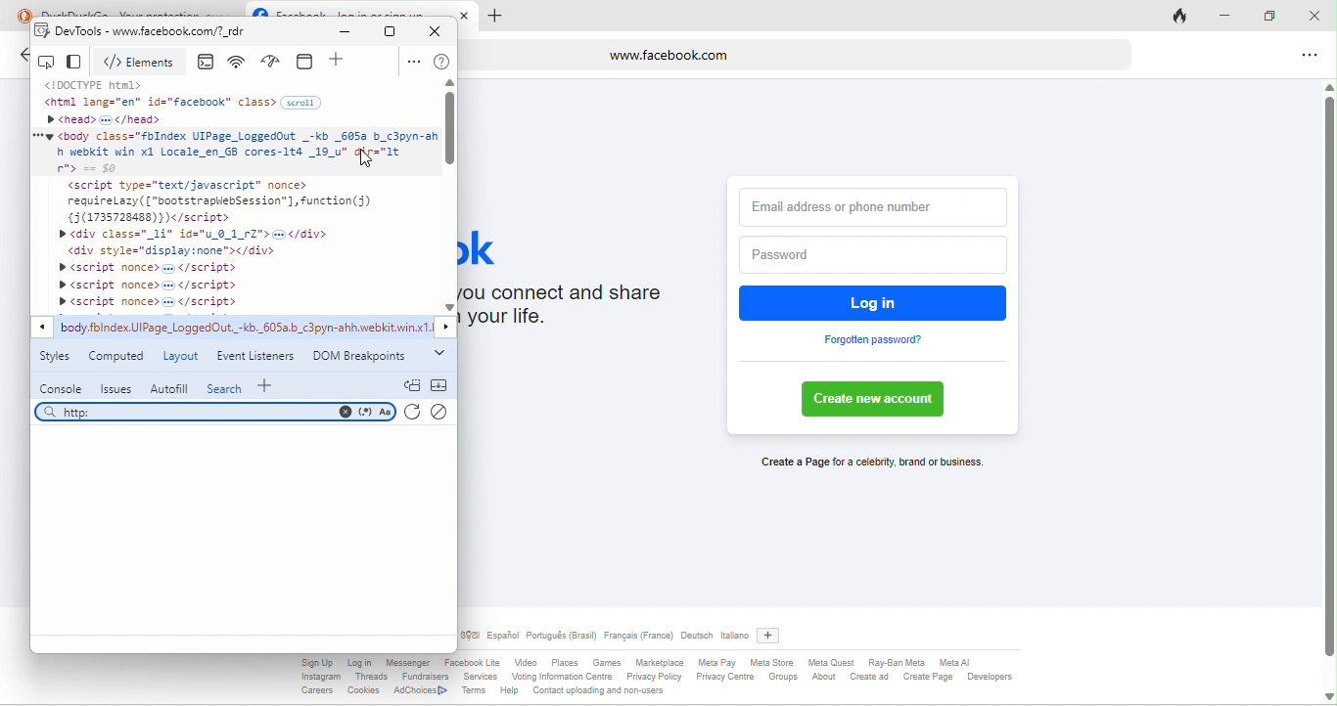 The height and width of the screenshot is (706, 1337). I want to click on scroll down, so click(449, 307).